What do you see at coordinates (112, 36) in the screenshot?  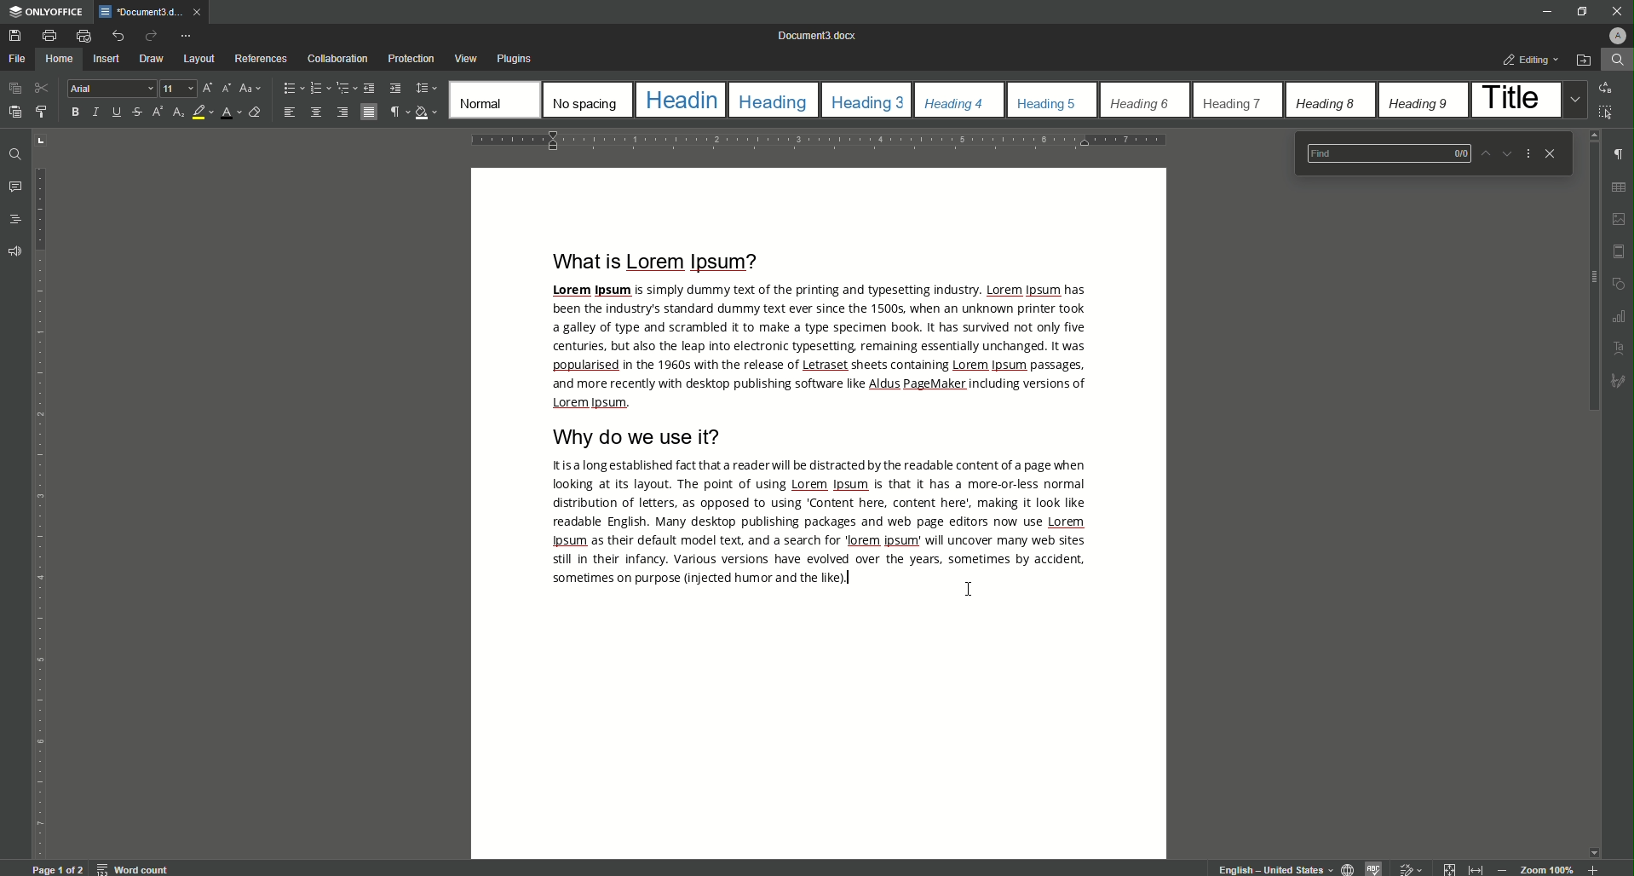 I see `Undo` at bounding box center [112, 36].